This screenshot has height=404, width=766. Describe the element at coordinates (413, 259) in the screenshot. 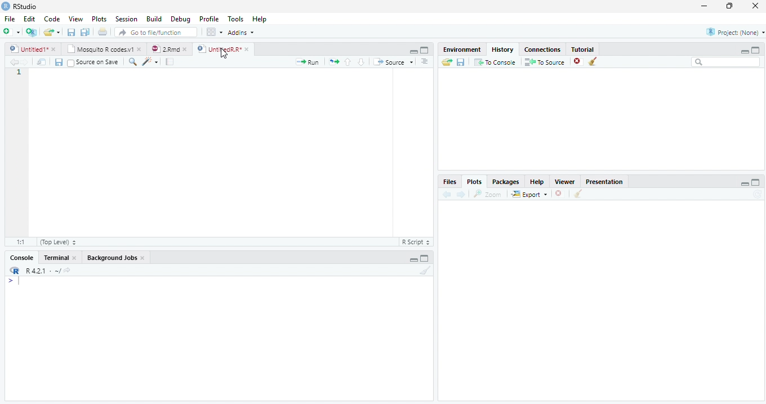

I see `Minimize` at that location.